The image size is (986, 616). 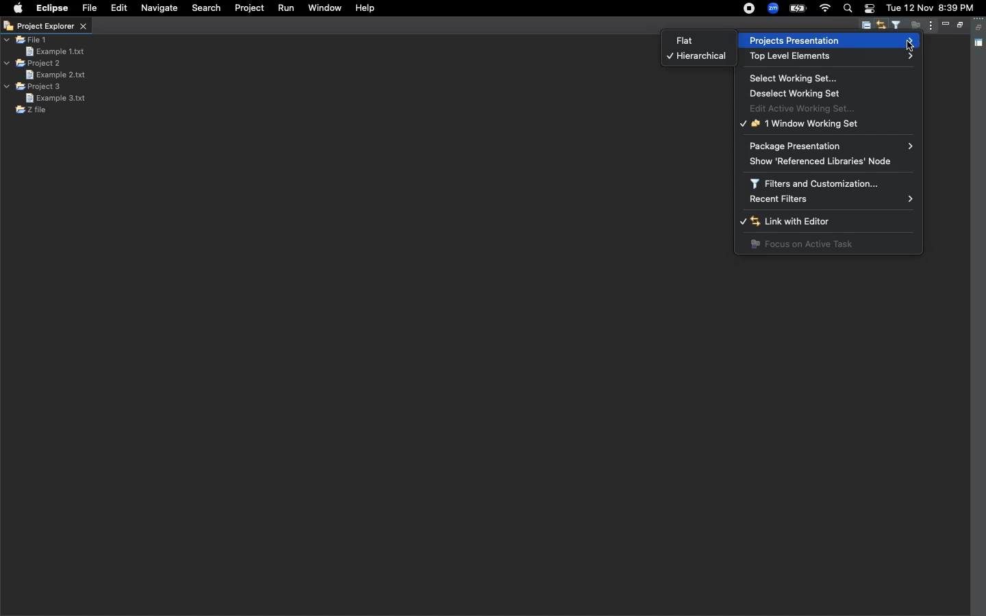 I want to click on Focus on active task, so click(x=913, y=26).